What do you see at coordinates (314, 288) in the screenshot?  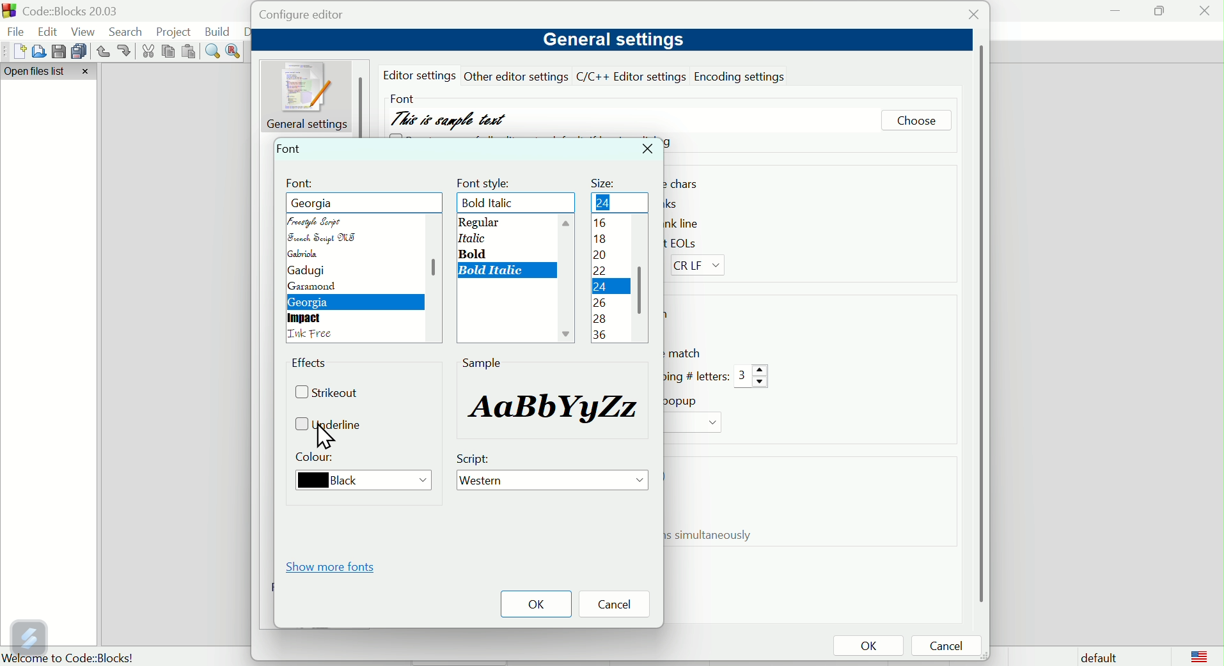 I see `Garamond` at bounding box center [314, 288].